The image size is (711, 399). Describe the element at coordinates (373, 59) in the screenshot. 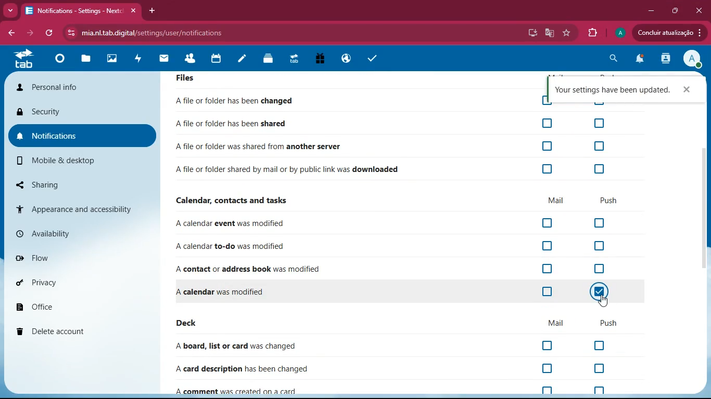

I see `task` at that location.